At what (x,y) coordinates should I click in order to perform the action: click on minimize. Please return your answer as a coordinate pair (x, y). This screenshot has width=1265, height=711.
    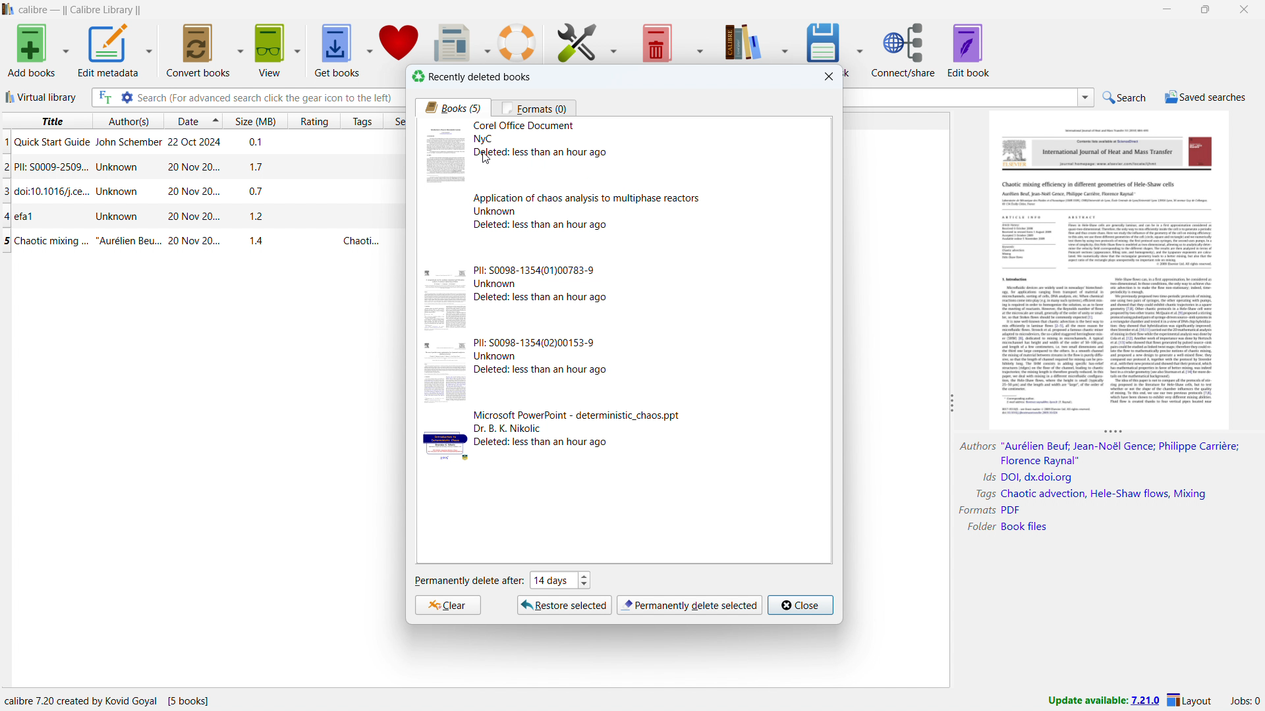
    Looking at the image, I should click on (1166, 9).